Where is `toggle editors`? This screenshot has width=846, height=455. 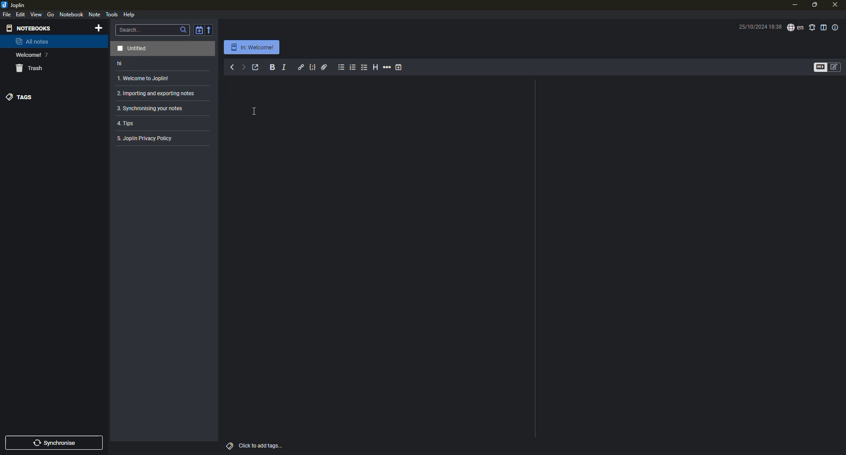
toggle editors is located at coordinates (834, 67).